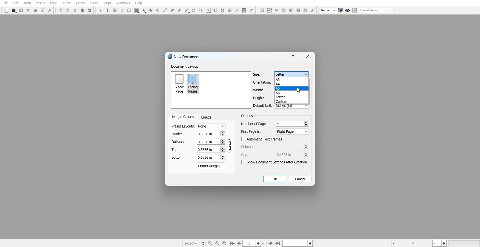 This screenshot has width=480, height=247. I want to click on Render Frame, so click(122, 10).